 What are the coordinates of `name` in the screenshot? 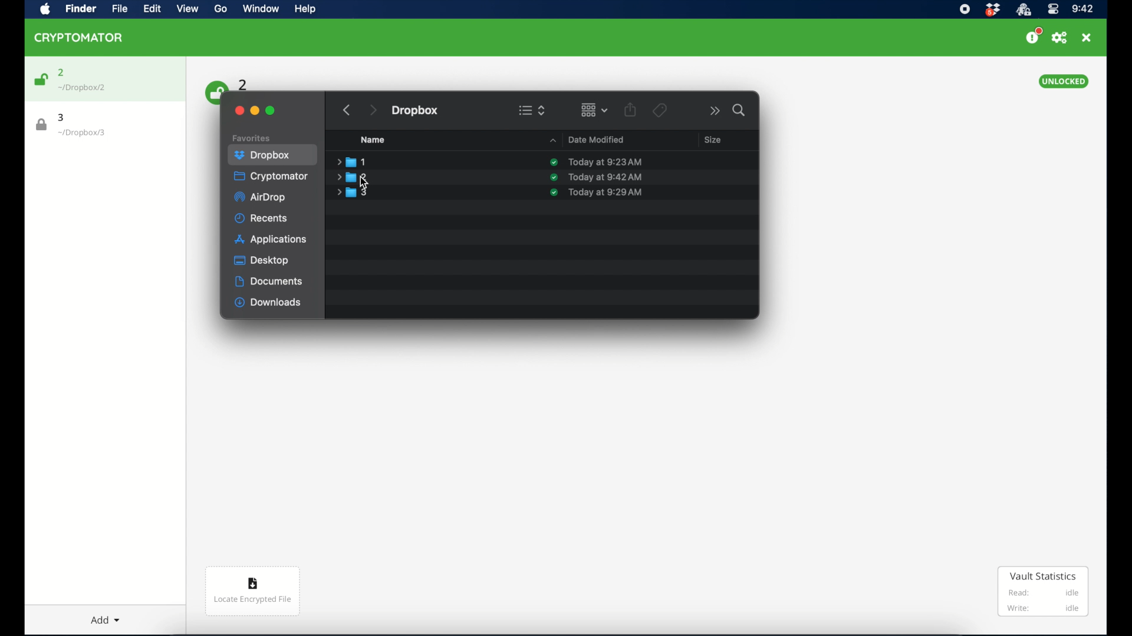 It's located at (373, 140).